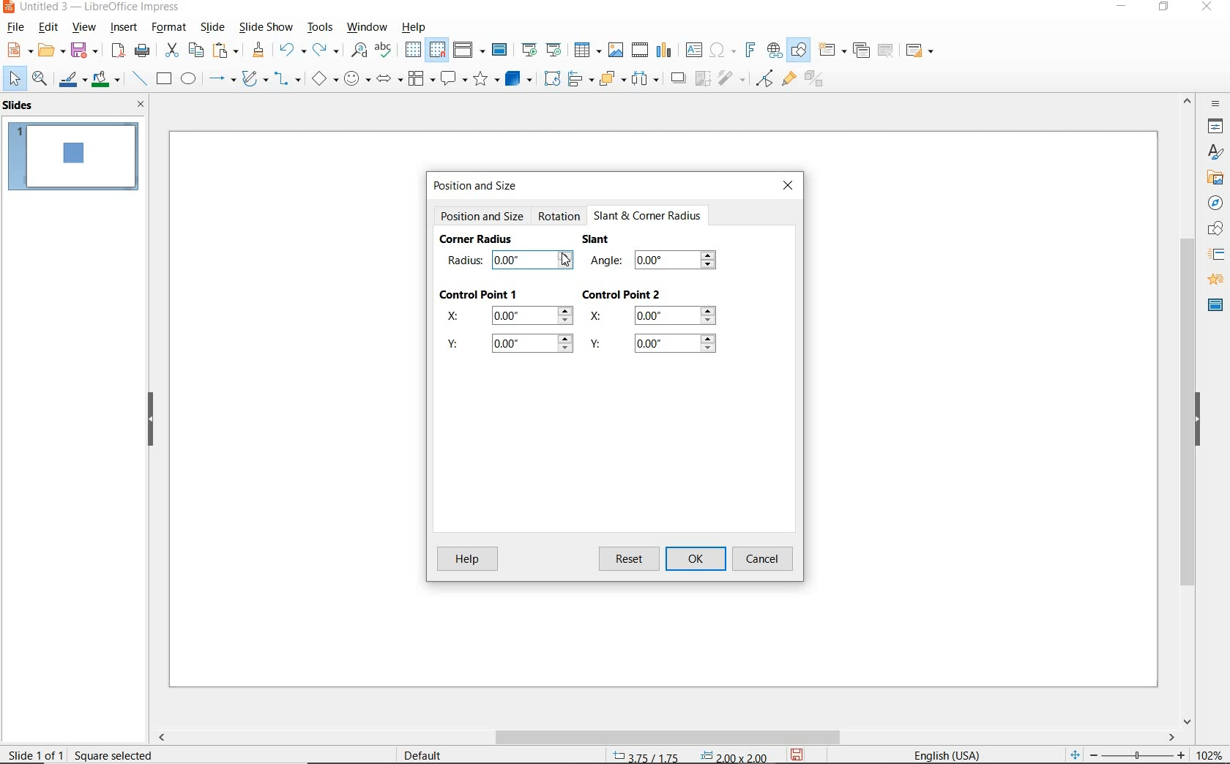  What do you see at coordinates (485, 80) in the screenshot?
I see `stars and banners` at bounding box center [485, 80].